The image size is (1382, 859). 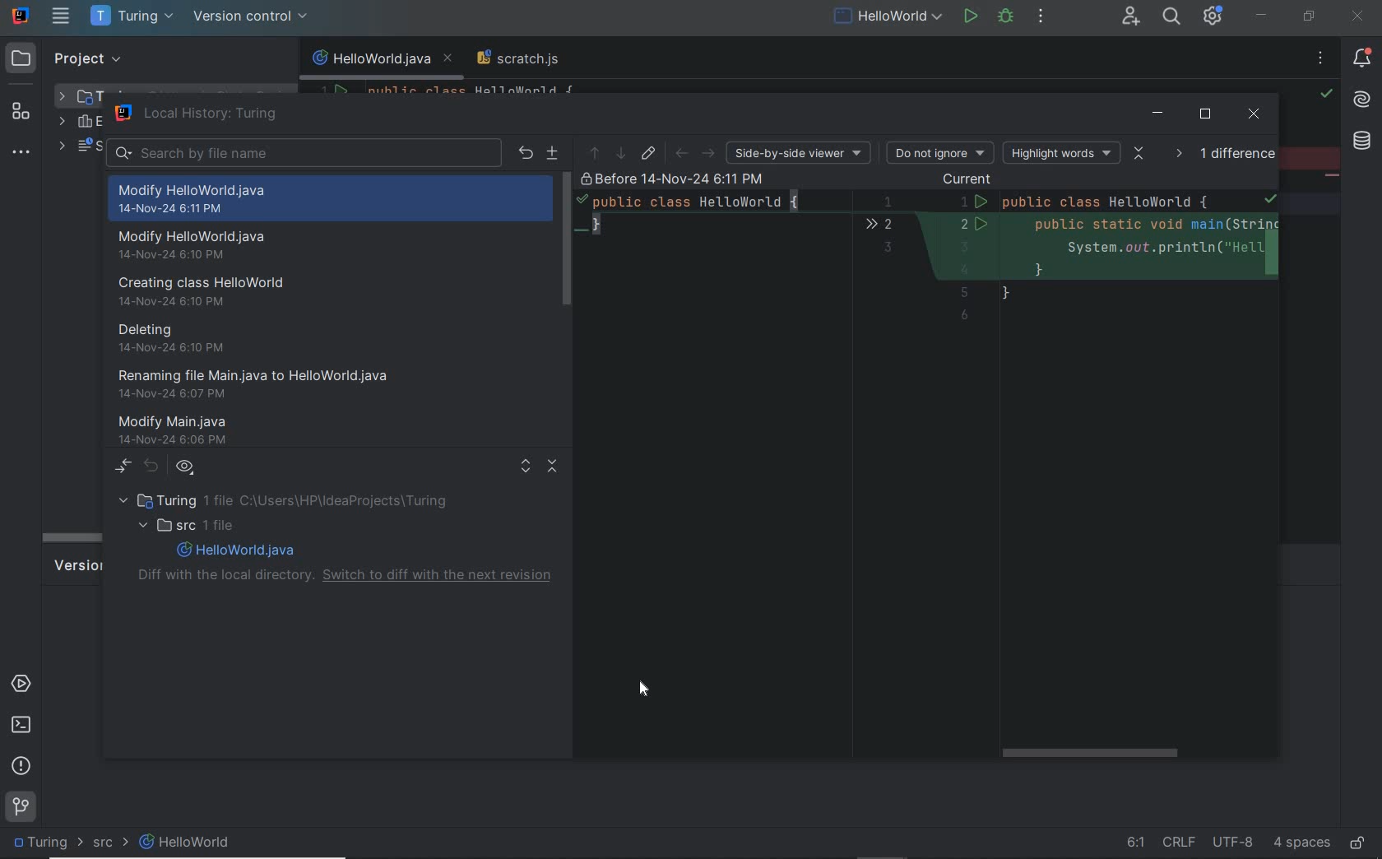 I want to click on external libraries, so click(x=78, y=122).